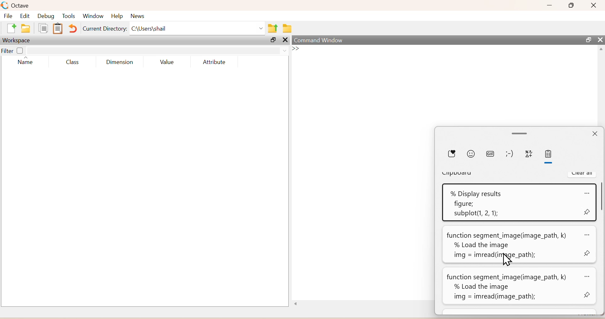 This screenshot has height=319, width=605. I want to click on open an existing file in directory, so click(27, 28).